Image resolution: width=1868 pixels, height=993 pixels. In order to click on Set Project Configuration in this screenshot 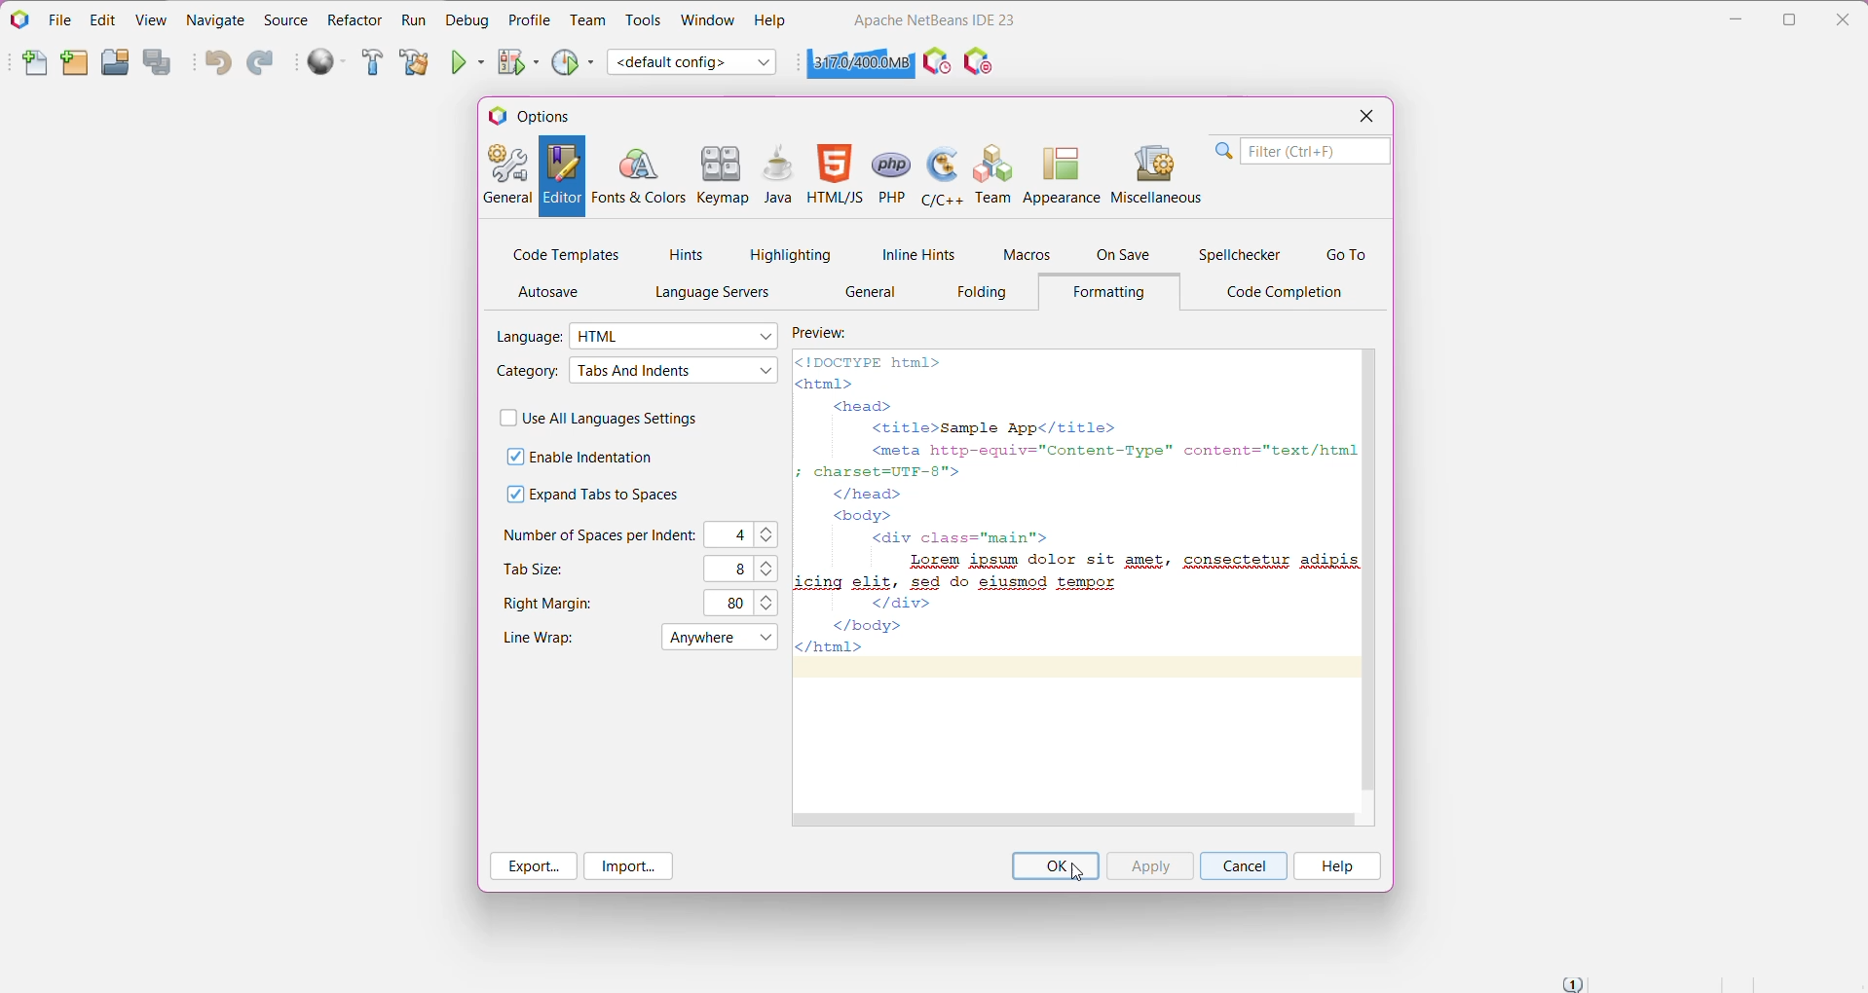, I will do `click(693, 62)`.